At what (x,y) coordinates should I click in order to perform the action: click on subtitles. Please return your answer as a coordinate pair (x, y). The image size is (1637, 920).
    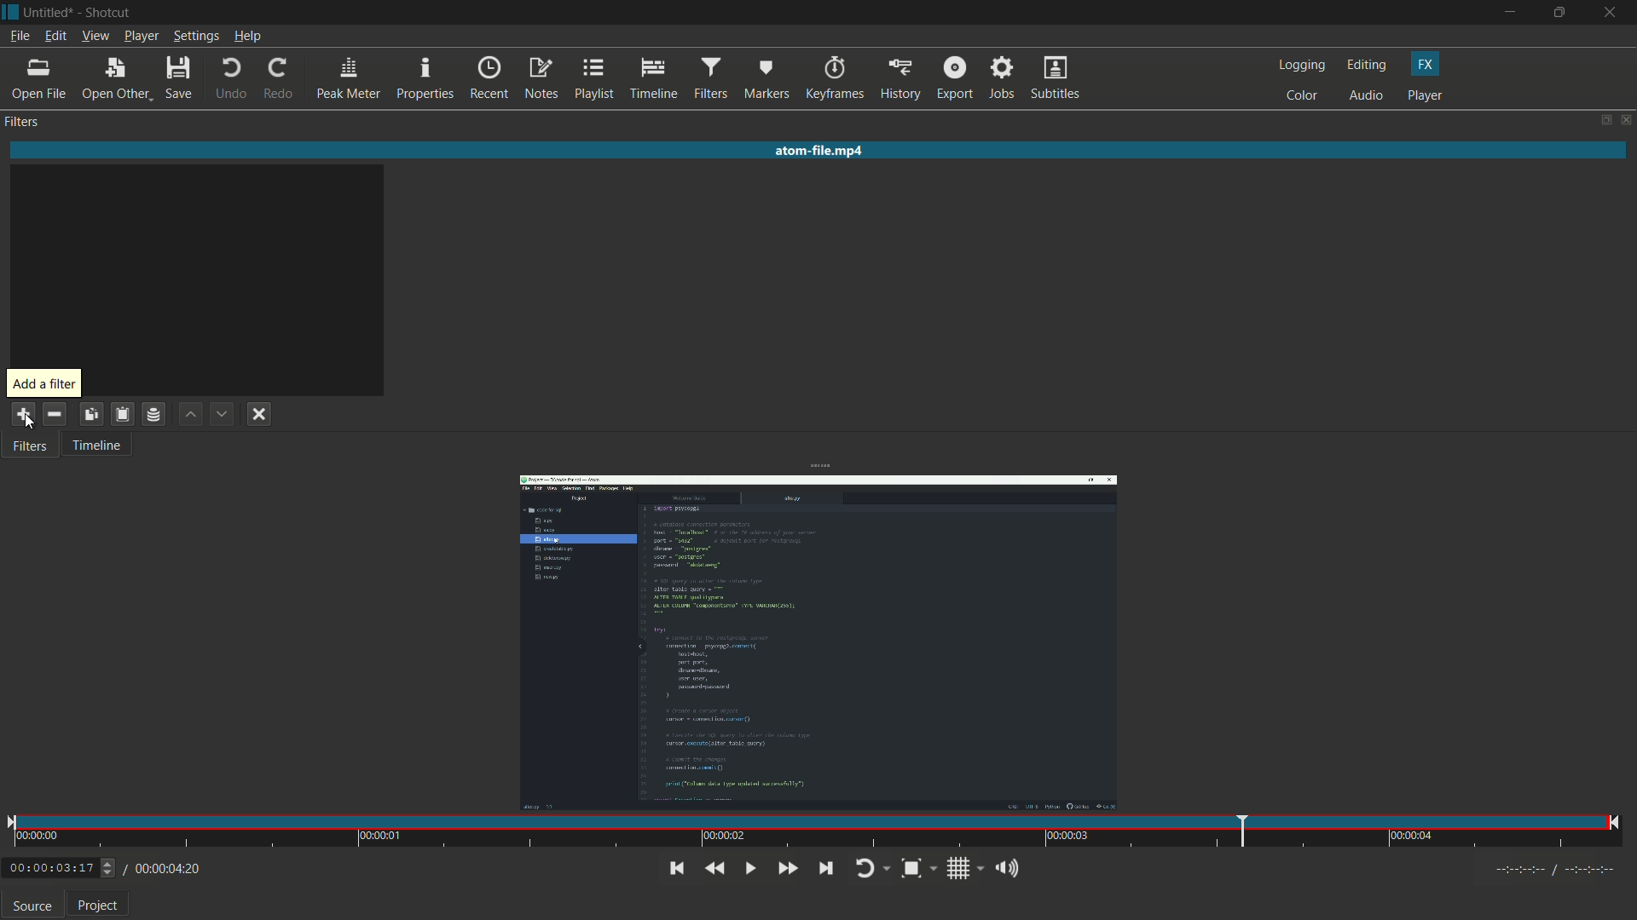
    Looking at the image, I should click on (1056, 77).